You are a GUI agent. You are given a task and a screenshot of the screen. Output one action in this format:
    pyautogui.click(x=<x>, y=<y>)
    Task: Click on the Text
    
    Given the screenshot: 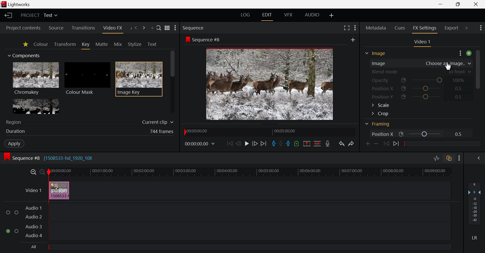 What is the action you would take?
    pyautogui.click(x=152, y=44)
    